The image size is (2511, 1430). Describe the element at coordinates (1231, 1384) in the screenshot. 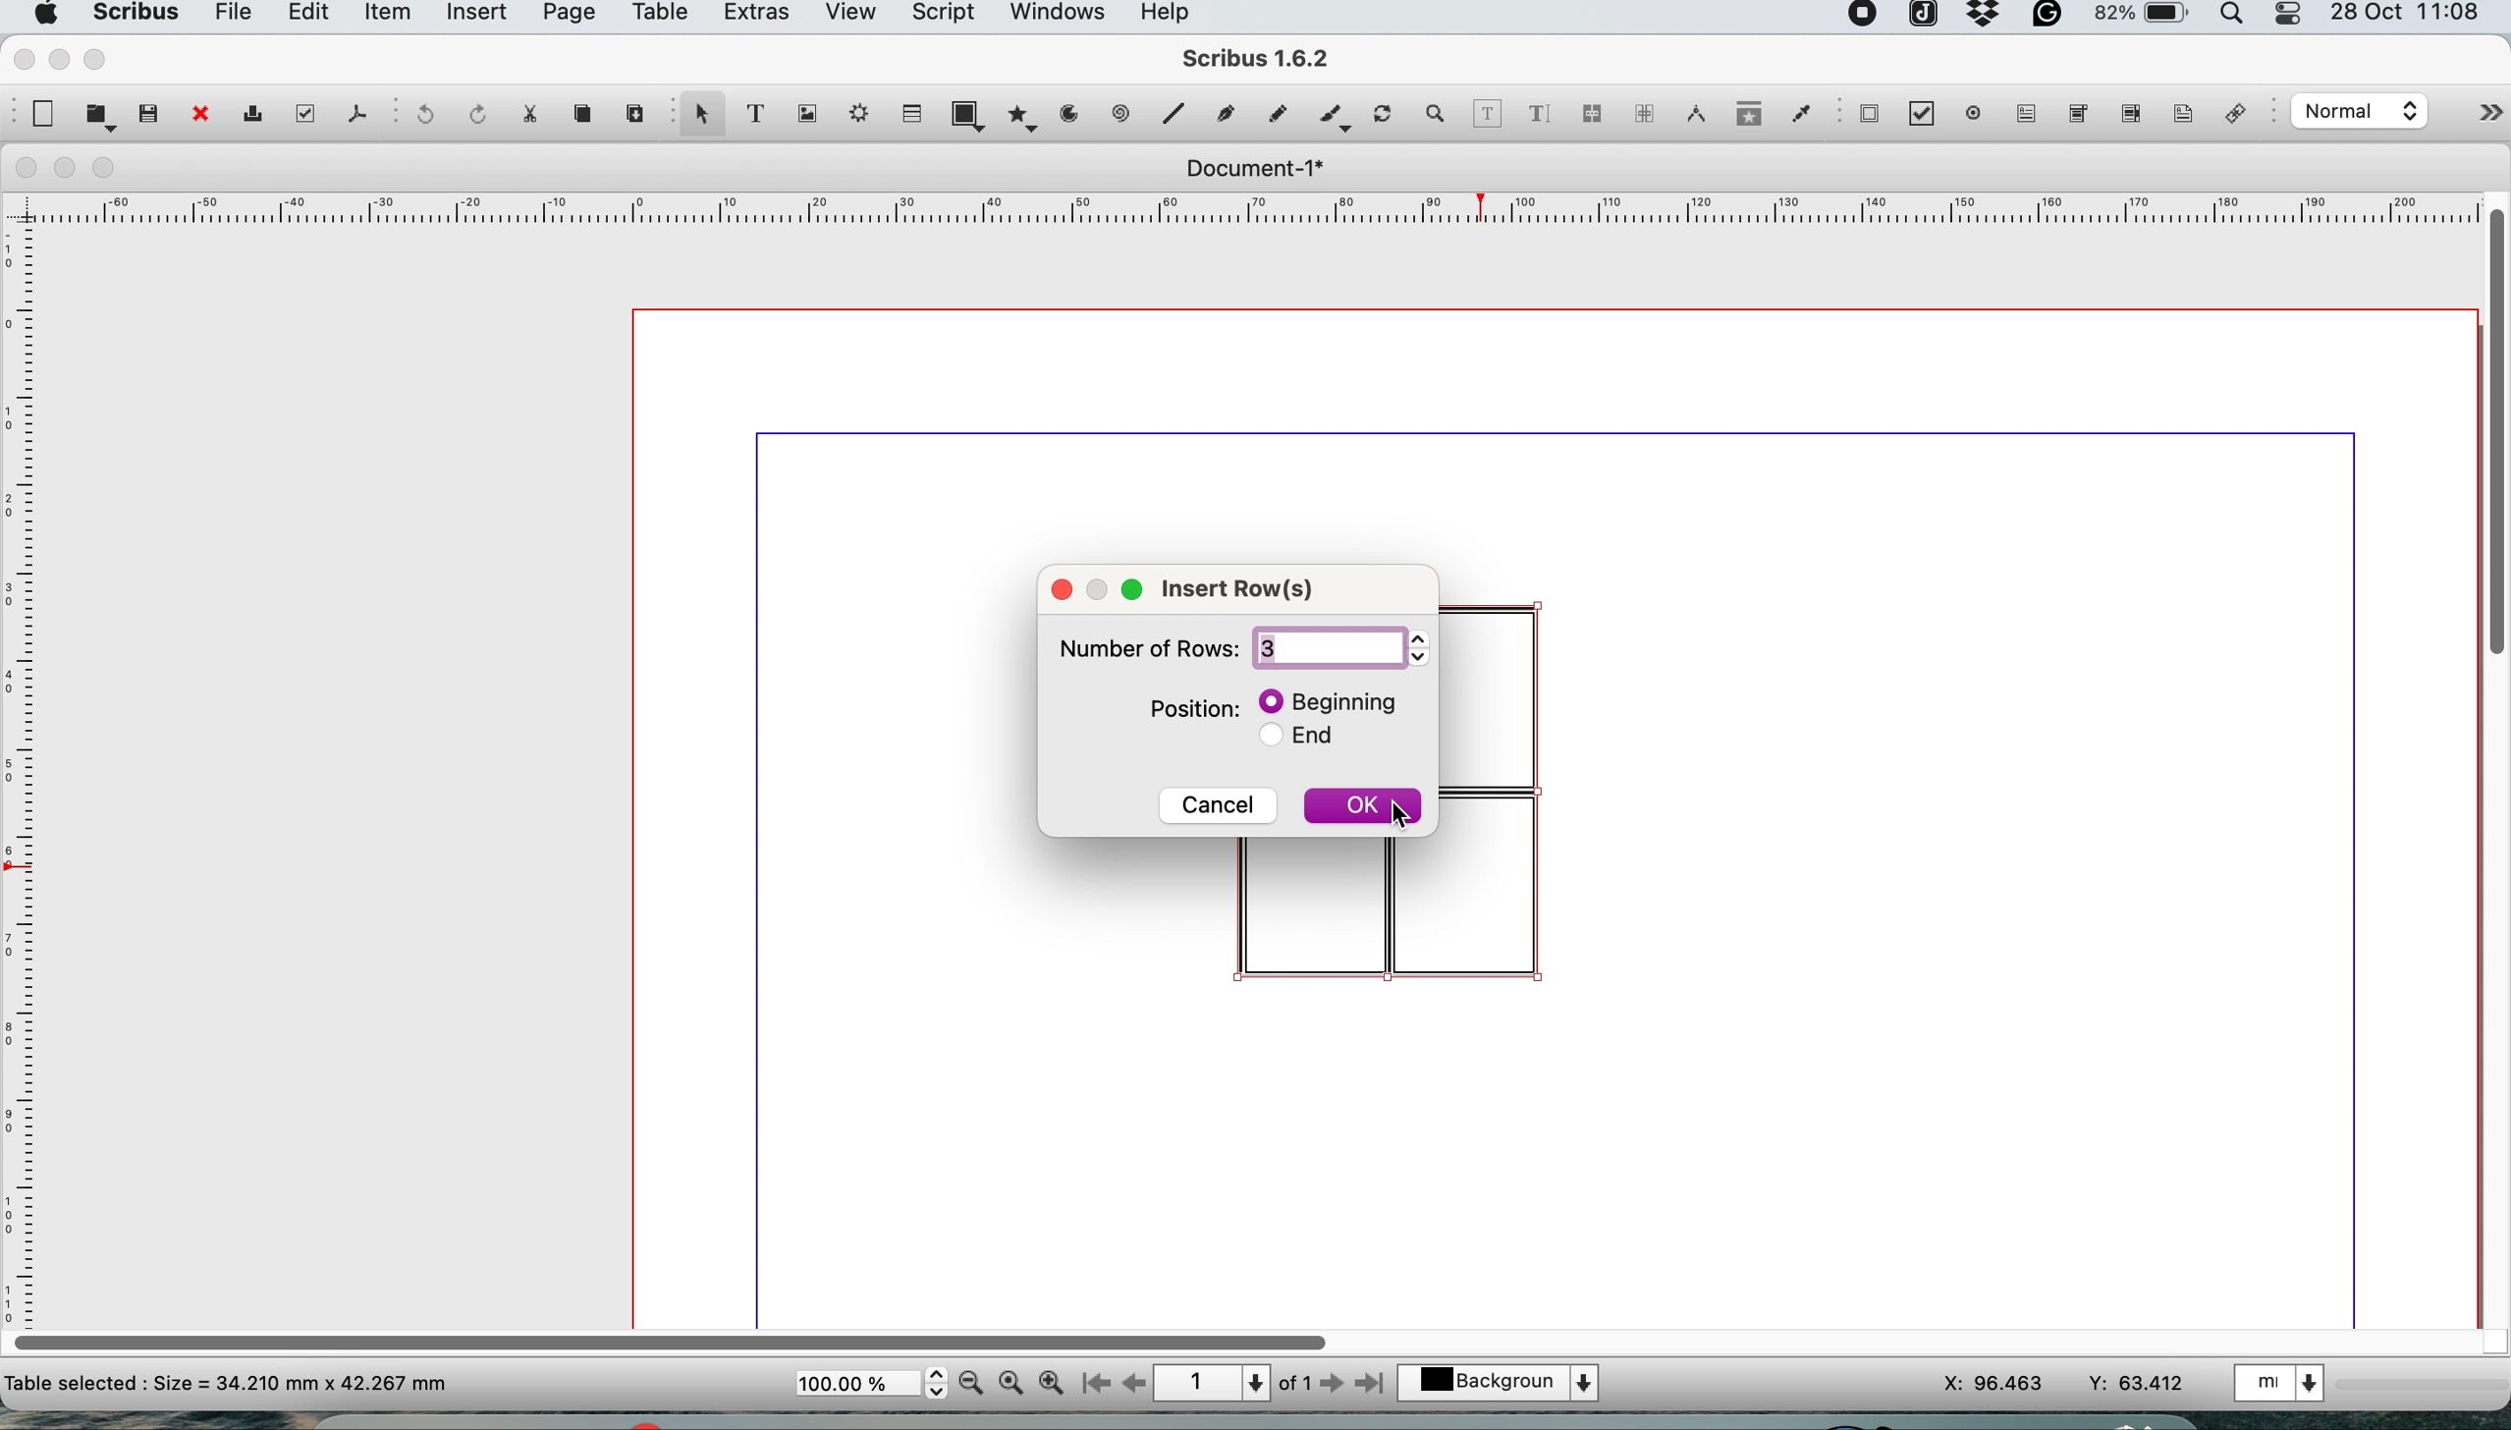

I see `page 1 of 1` at that location.